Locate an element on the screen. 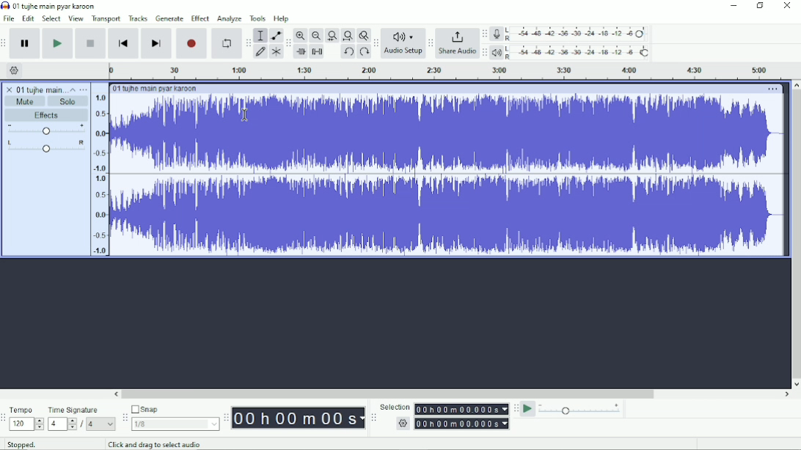  Open menu is located at coordinates (84, 89).